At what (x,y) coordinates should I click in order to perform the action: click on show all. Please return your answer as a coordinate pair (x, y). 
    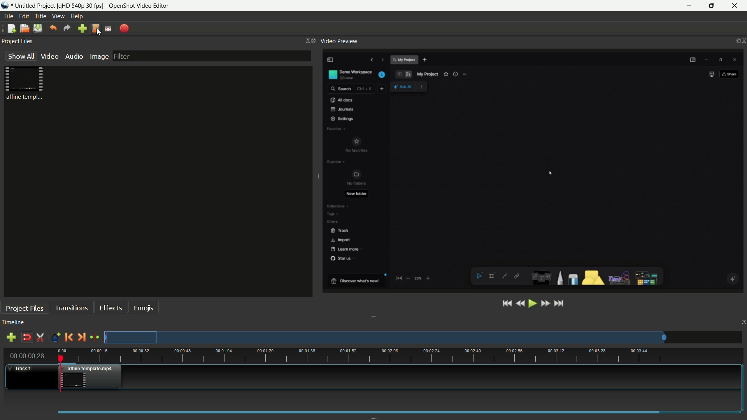
    Looking at the image, I should click on (21, 56).